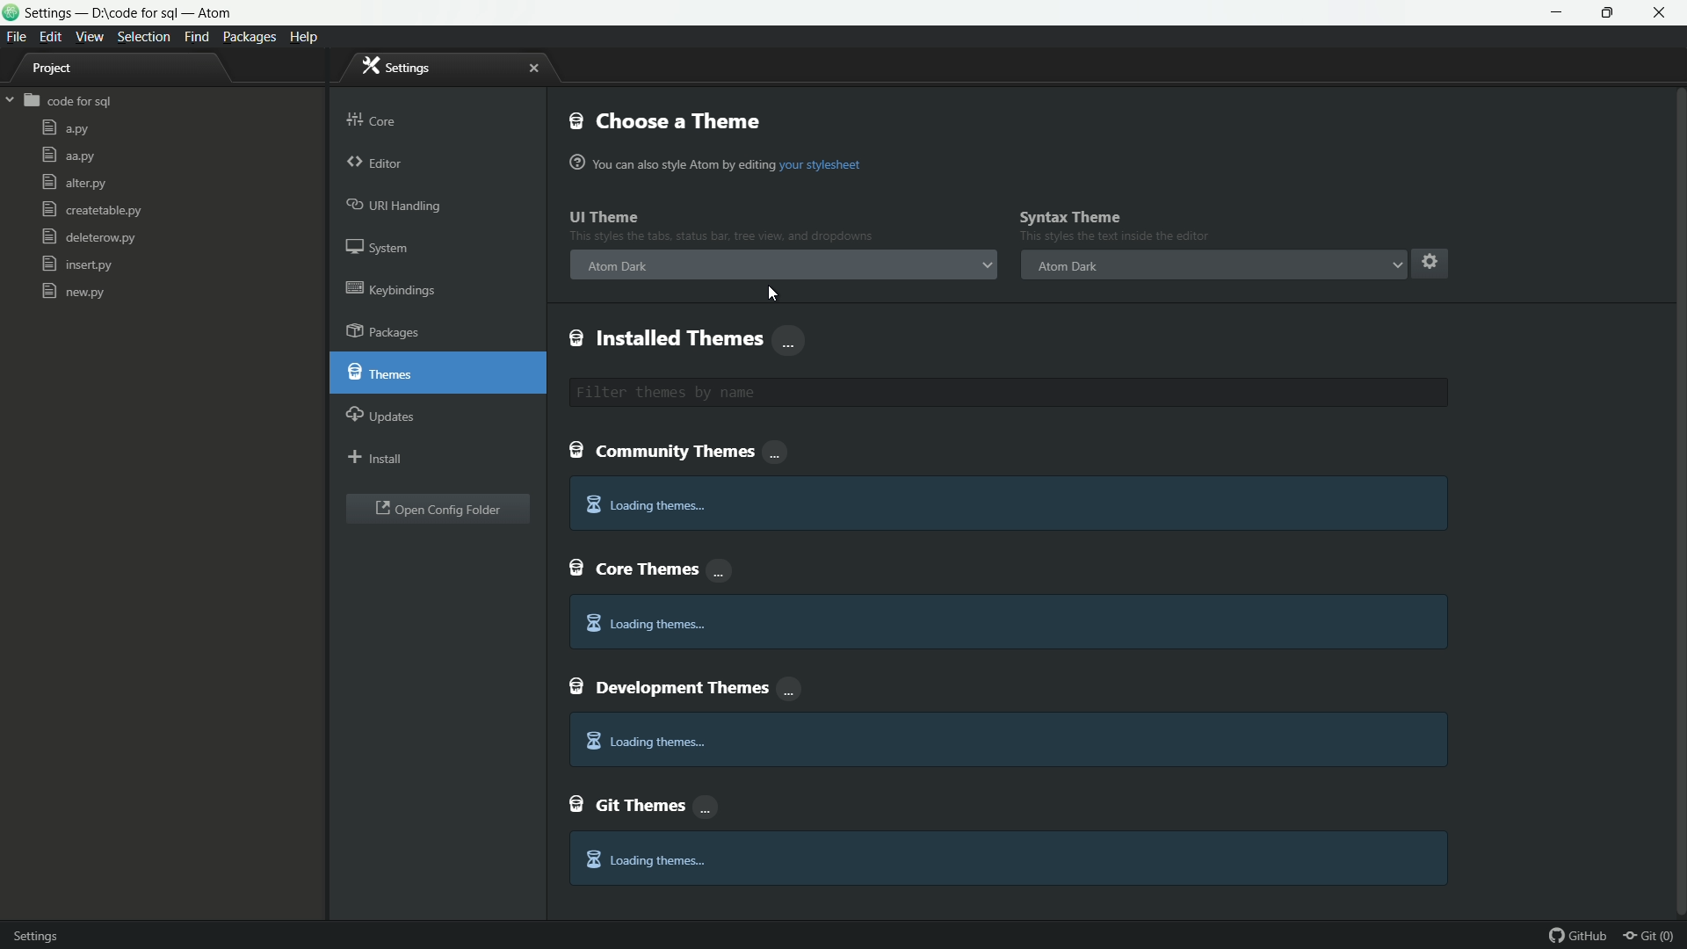  What do you see at coordinates (88, 37) in the screenshot?
I see `view menu` at bounding box center [88, 37].